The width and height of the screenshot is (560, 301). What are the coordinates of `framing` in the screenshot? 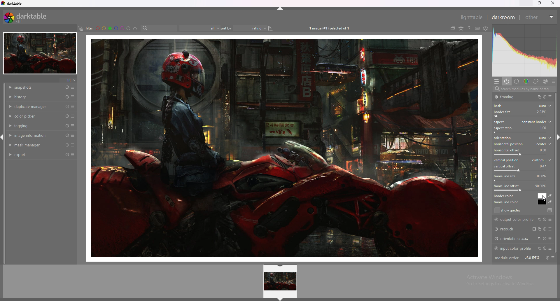 It's located at (508, 97).